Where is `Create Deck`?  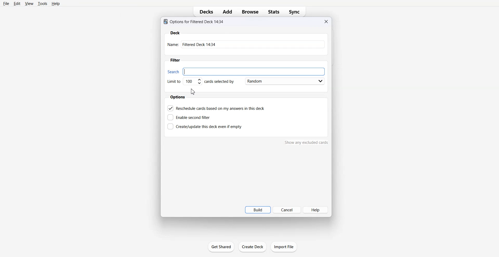
Create Deck is located at coordinates (252, 247).